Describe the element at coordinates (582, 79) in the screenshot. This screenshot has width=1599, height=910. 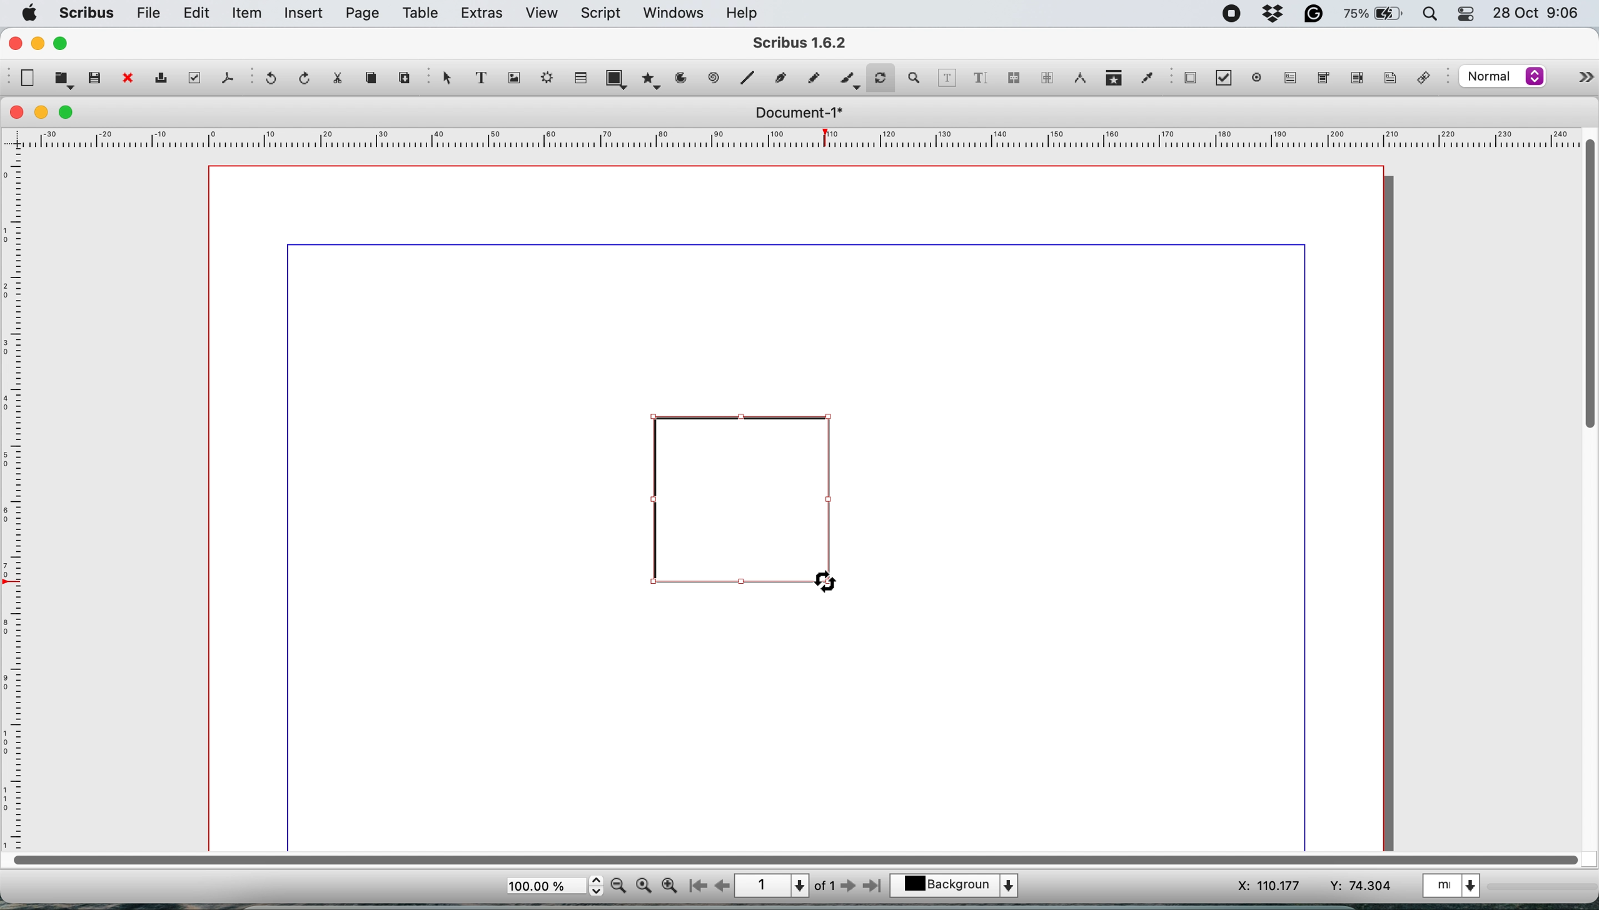
I see `table` at that location.